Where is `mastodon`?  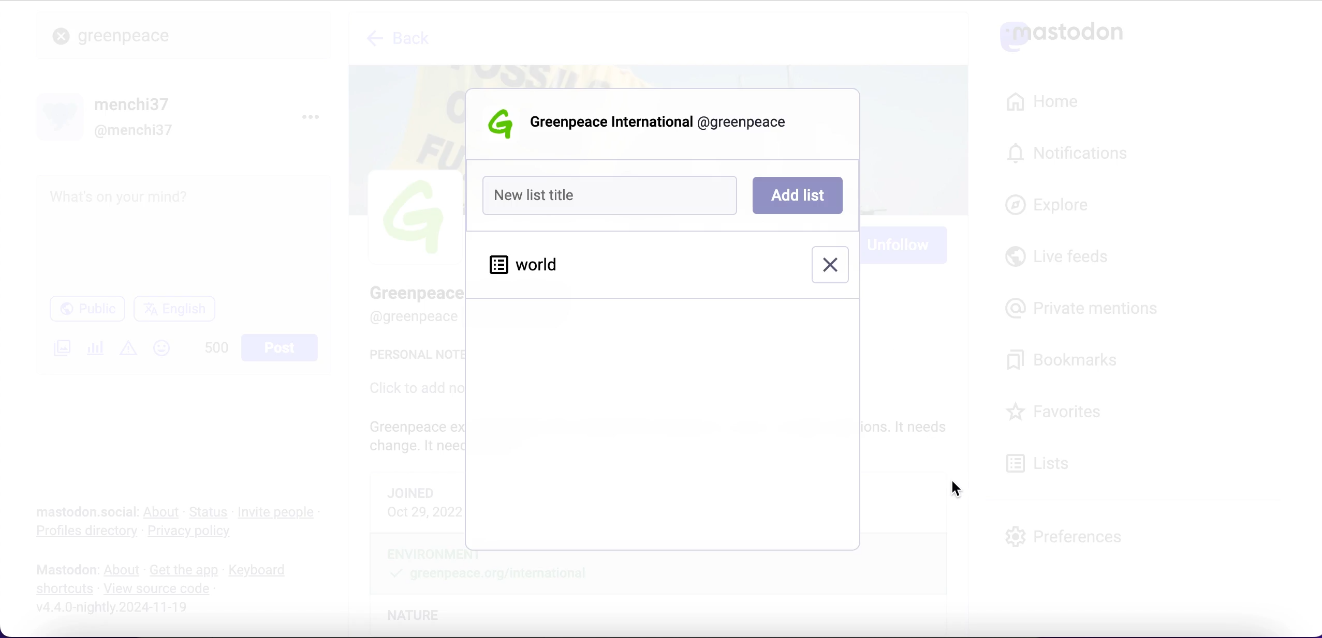 mastodon is located at coordinates (67, 570).